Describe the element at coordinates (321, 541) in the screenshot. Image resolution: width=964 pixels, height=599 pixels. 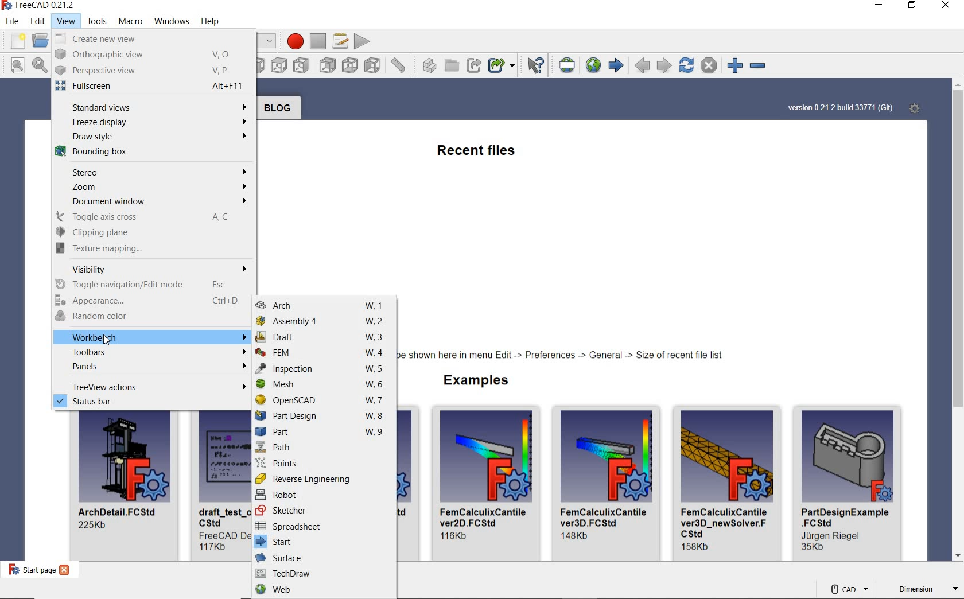
I see `start` at that location.